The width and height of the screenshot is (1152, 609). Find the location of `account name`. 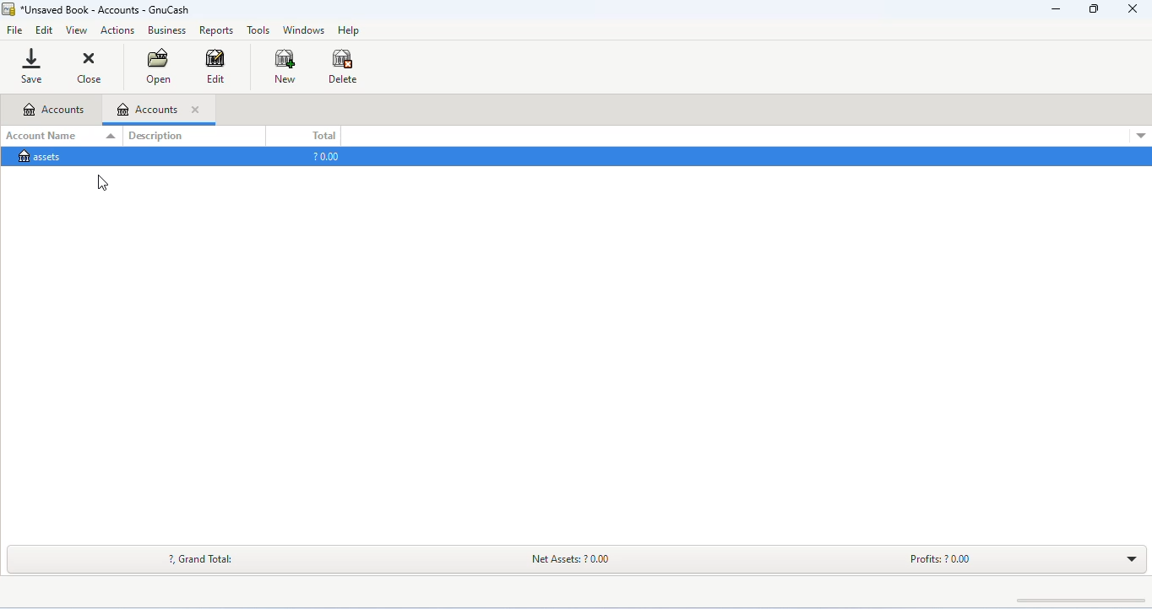

account name is located at coordinates (44, 138).